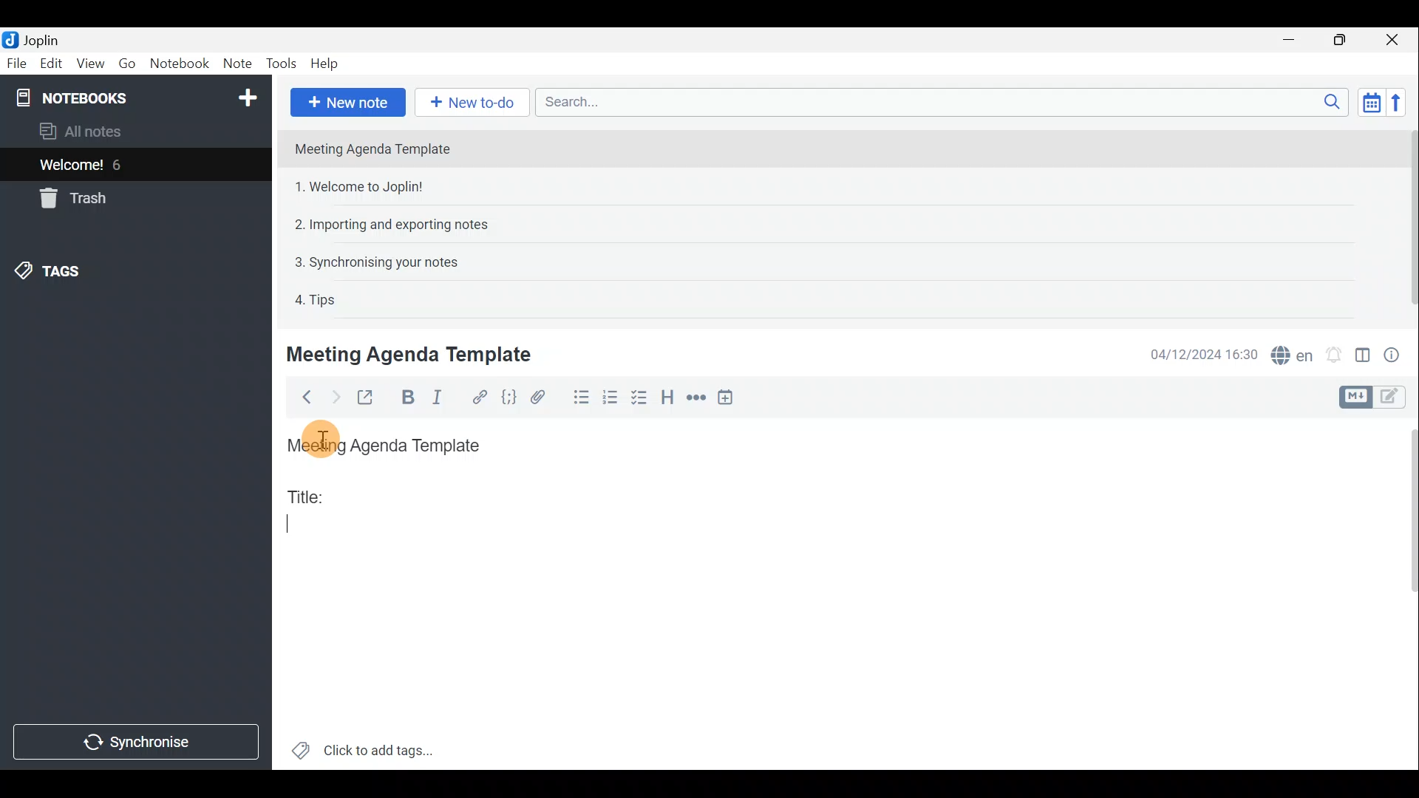  I want to click on Welcome!, so click(72, 166).